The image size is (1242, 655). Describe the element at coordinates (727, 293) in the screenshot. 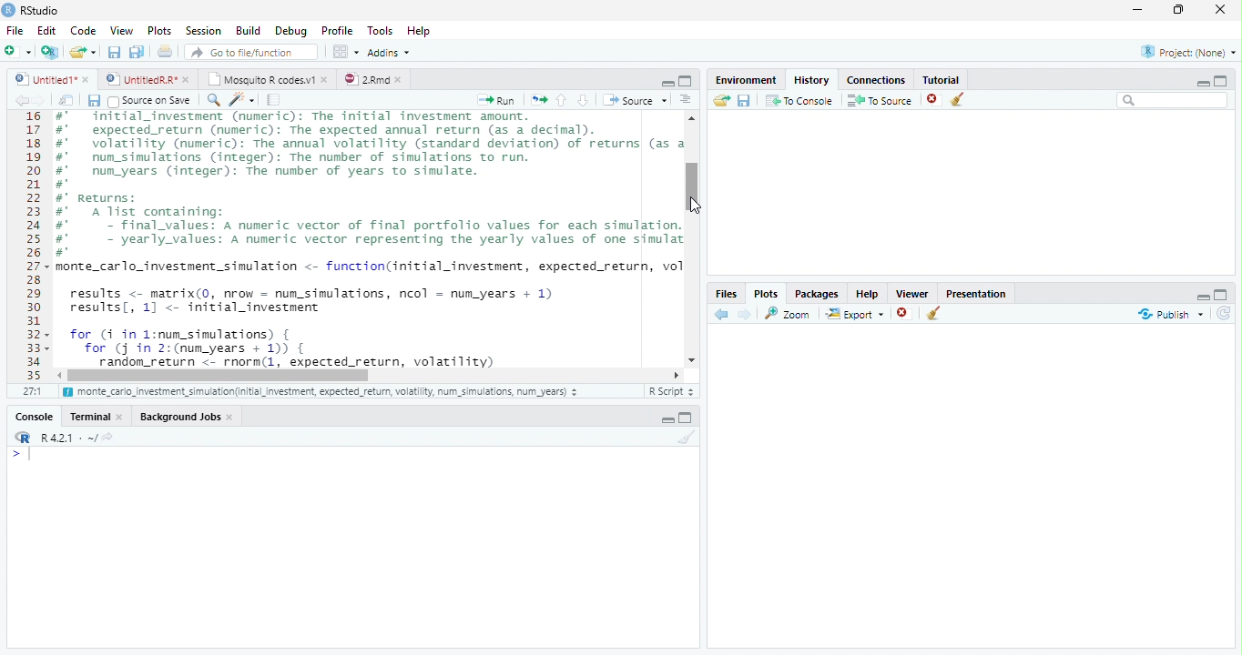

I see `Files` at that location.